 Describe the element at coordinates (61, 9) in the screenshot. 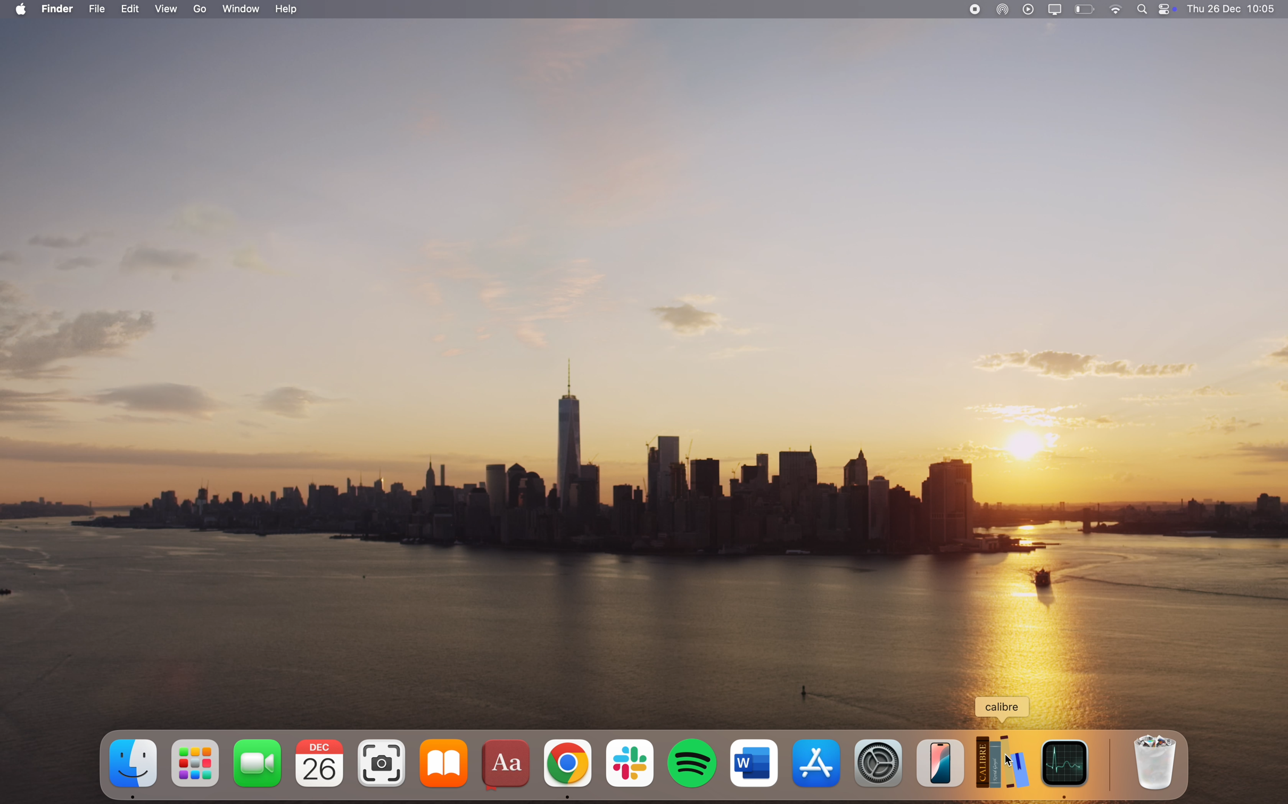

I see `Finder` at that location.